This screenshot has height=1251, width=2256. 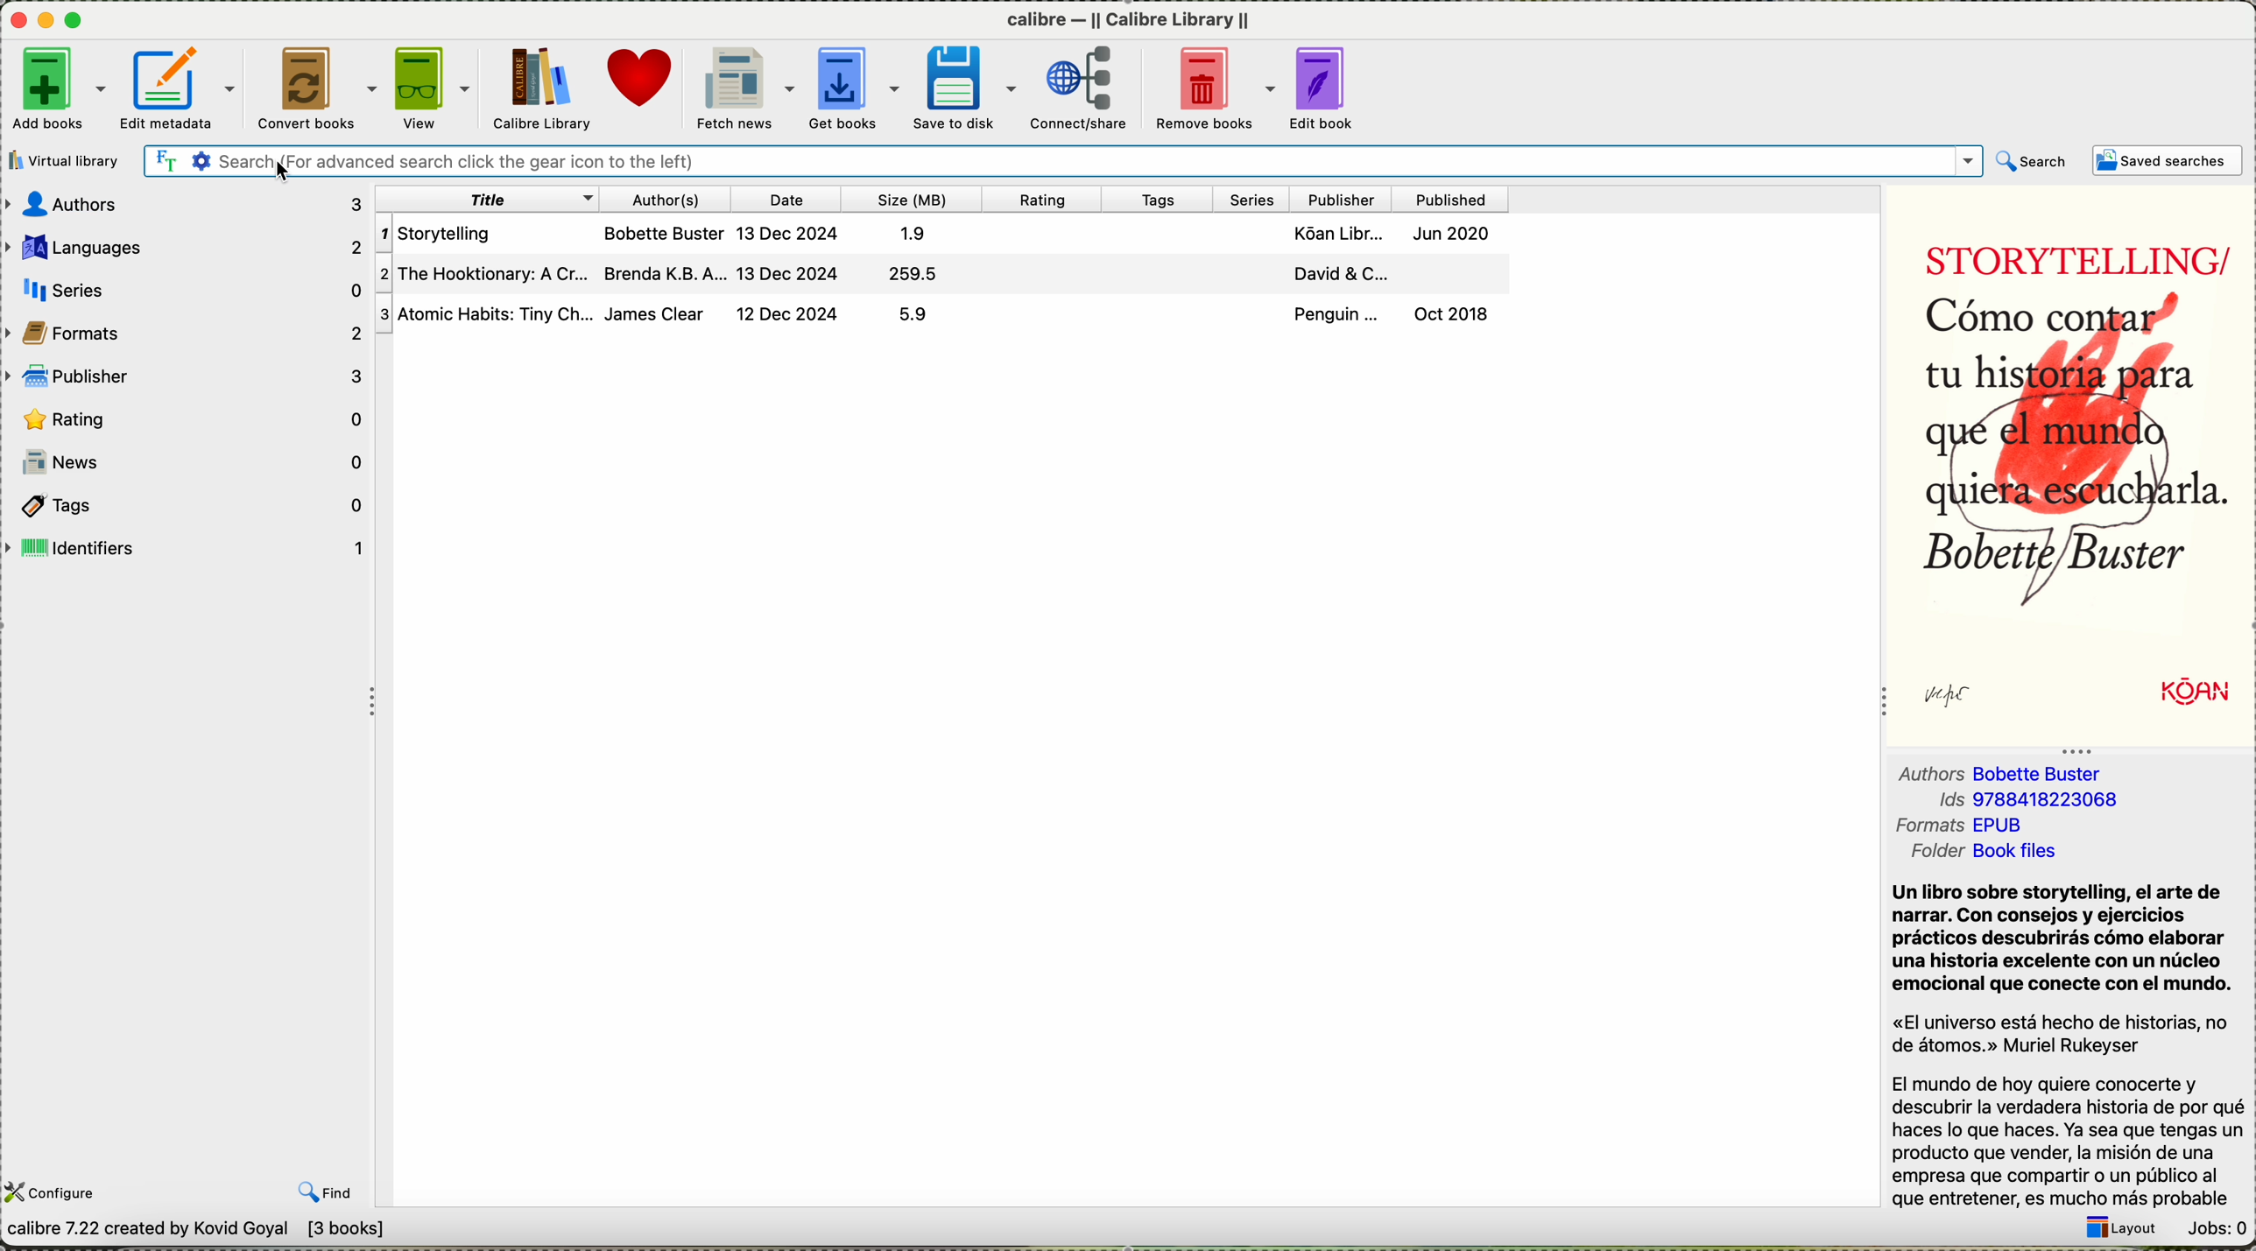 I want to click on connect/share, so click(x=1082, y=86).